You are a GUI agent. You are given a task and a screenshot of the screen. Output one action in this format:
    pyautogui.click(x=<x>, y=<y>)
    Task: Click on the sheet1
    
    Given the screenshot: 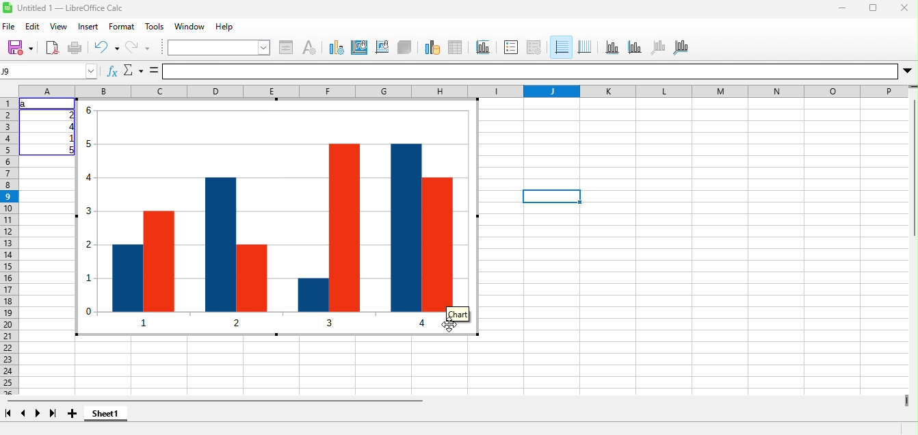 What is the action you would take?
    pyautogui.click(x=105, y=414)
    